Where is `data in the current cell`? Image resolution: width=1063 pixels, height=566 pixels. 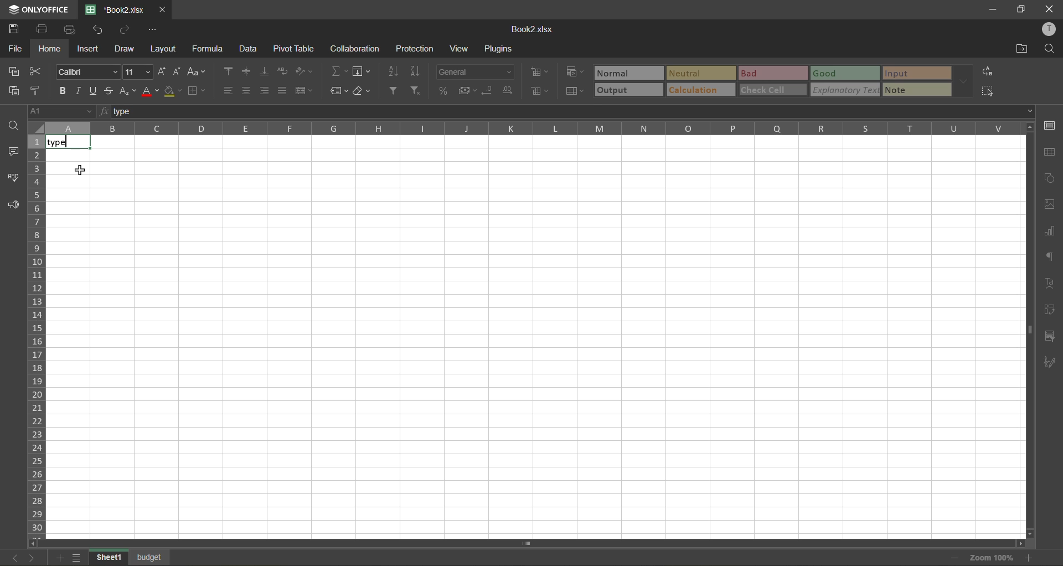 data in the current cell is located at coordinates (227, 111).